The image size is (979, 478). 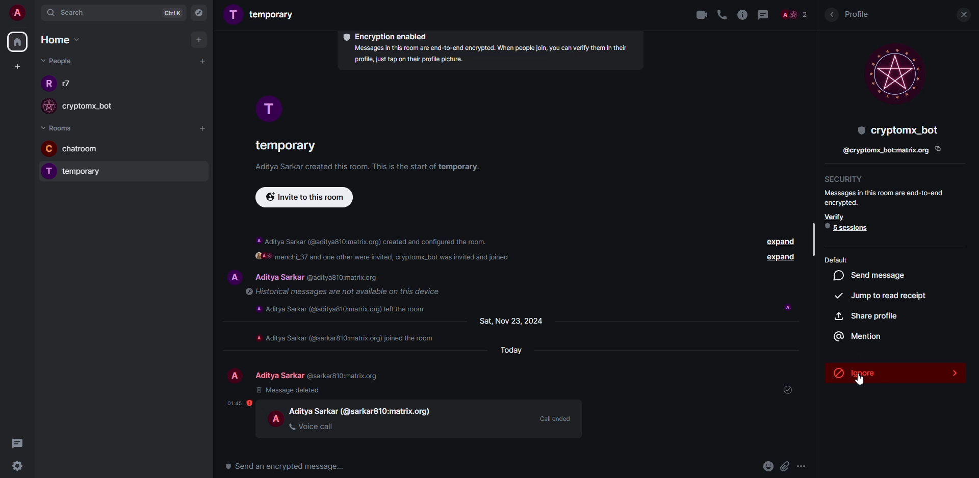 I want to click on profile, so click(x=49, y=148).